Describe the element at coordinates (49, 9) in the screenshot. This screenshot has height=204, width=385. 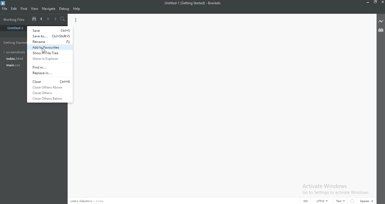
I see `Navigate` at that location.